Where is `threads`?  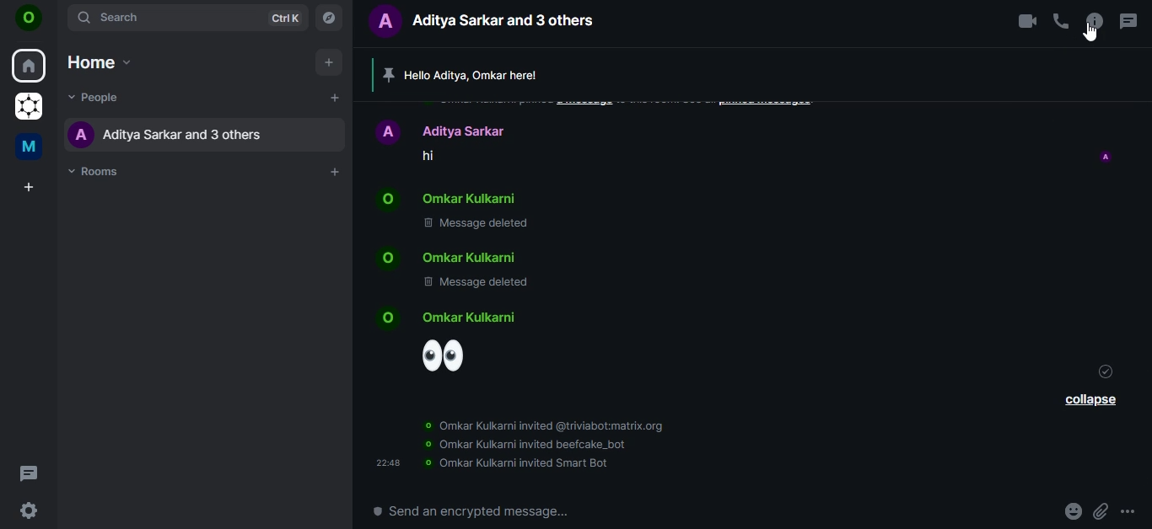
threads is located at coordinates (29, 473).